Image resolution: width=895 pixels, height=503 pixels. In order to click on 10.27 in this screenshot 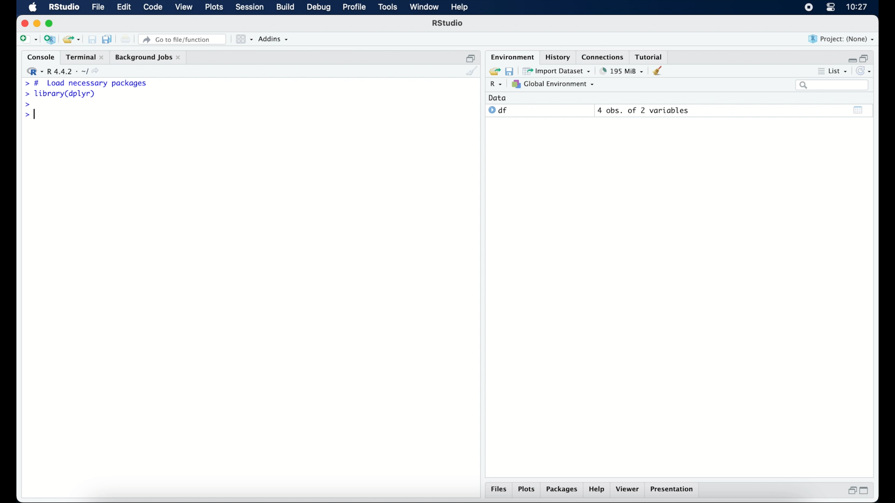, I will do `click(857, 7)`.